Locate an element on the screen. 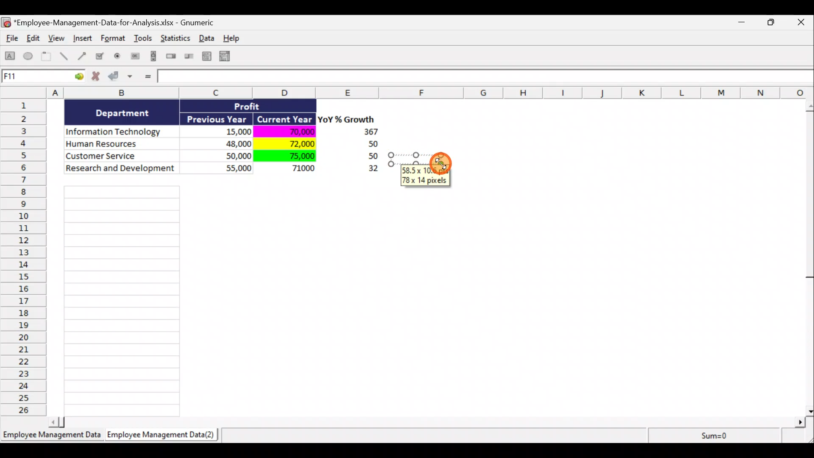 The width and height of the screenshot is (814, 458). Minimise is located at coordinates (744, 24).